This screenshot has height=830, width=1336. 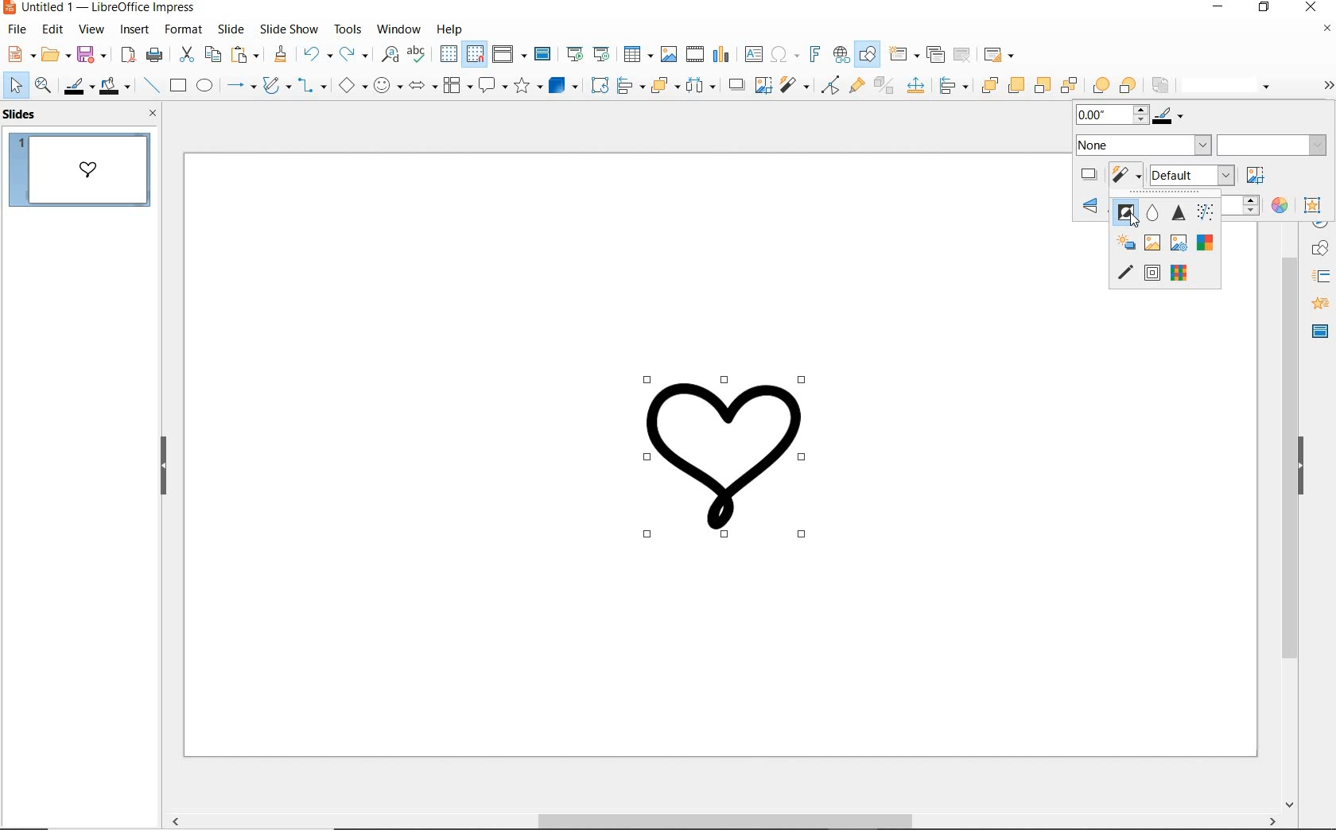 What do you see at coordinates (150, 86) in the screenshot?
I see `insert line` at bounding box center [150, 86].